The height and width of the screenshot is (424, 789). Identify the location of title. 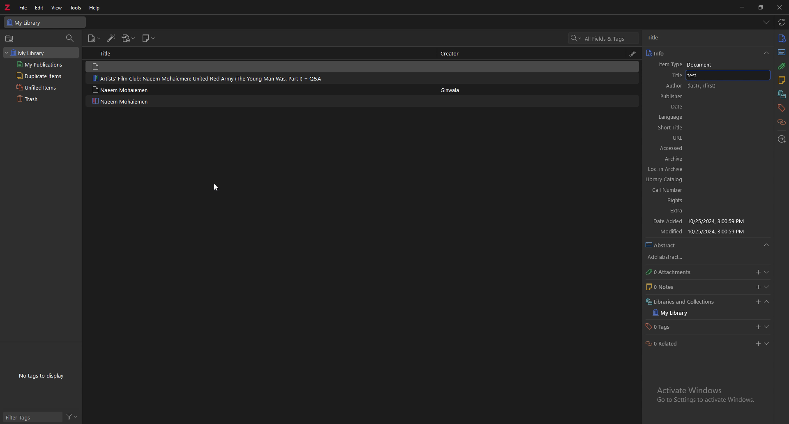
(709, 74).